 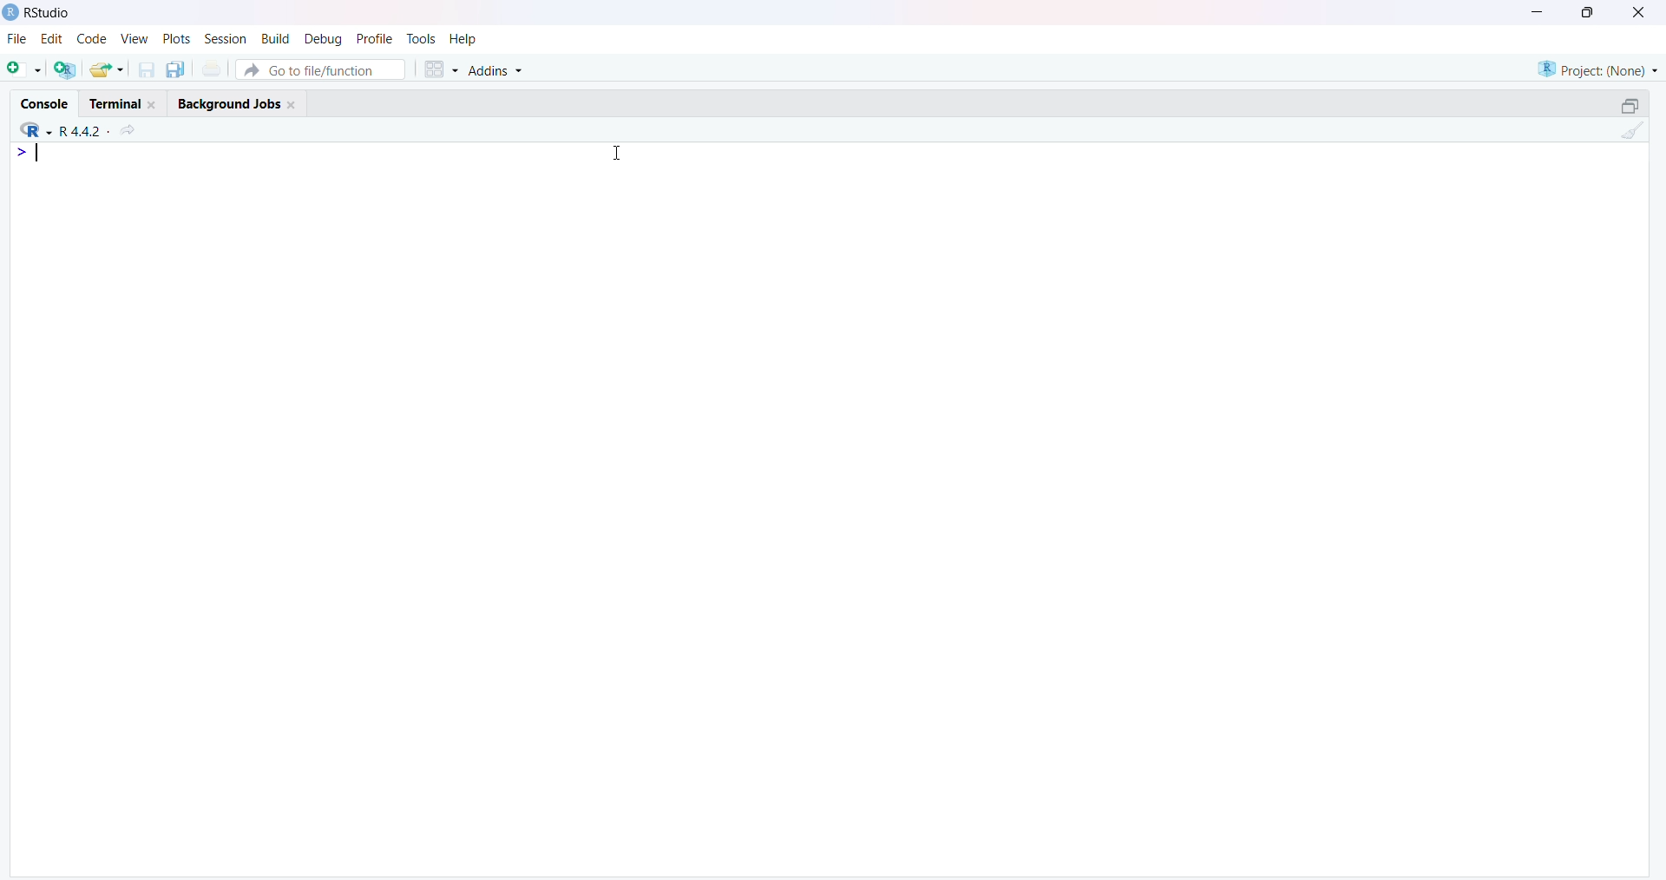 I want to click on Build, so click(x=272, y=40).